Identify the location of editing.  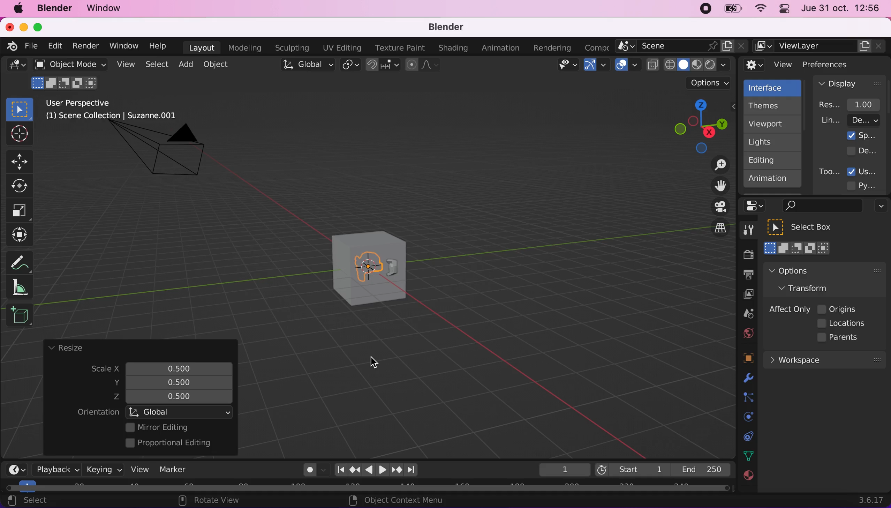
(769, 160).